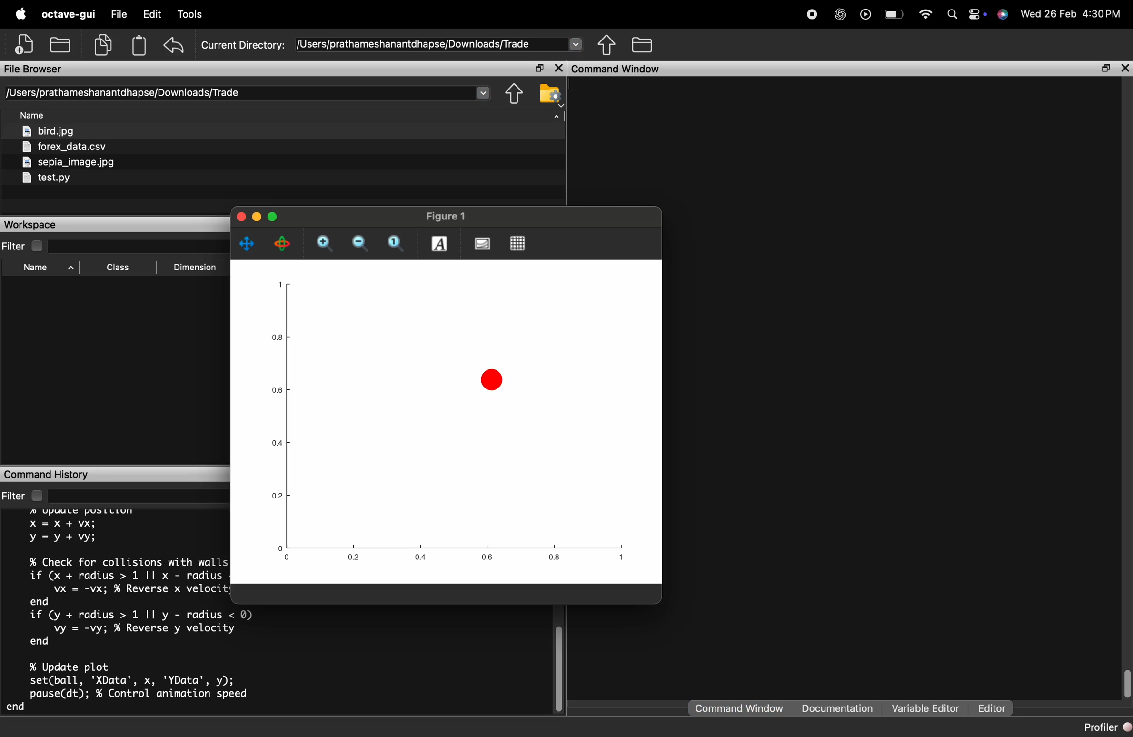 Image resolution: width=1133 pixels, height=737 pixels. Describe the element at coordinates (813, 14) in the screenshot. I see `stop recording` at that location.